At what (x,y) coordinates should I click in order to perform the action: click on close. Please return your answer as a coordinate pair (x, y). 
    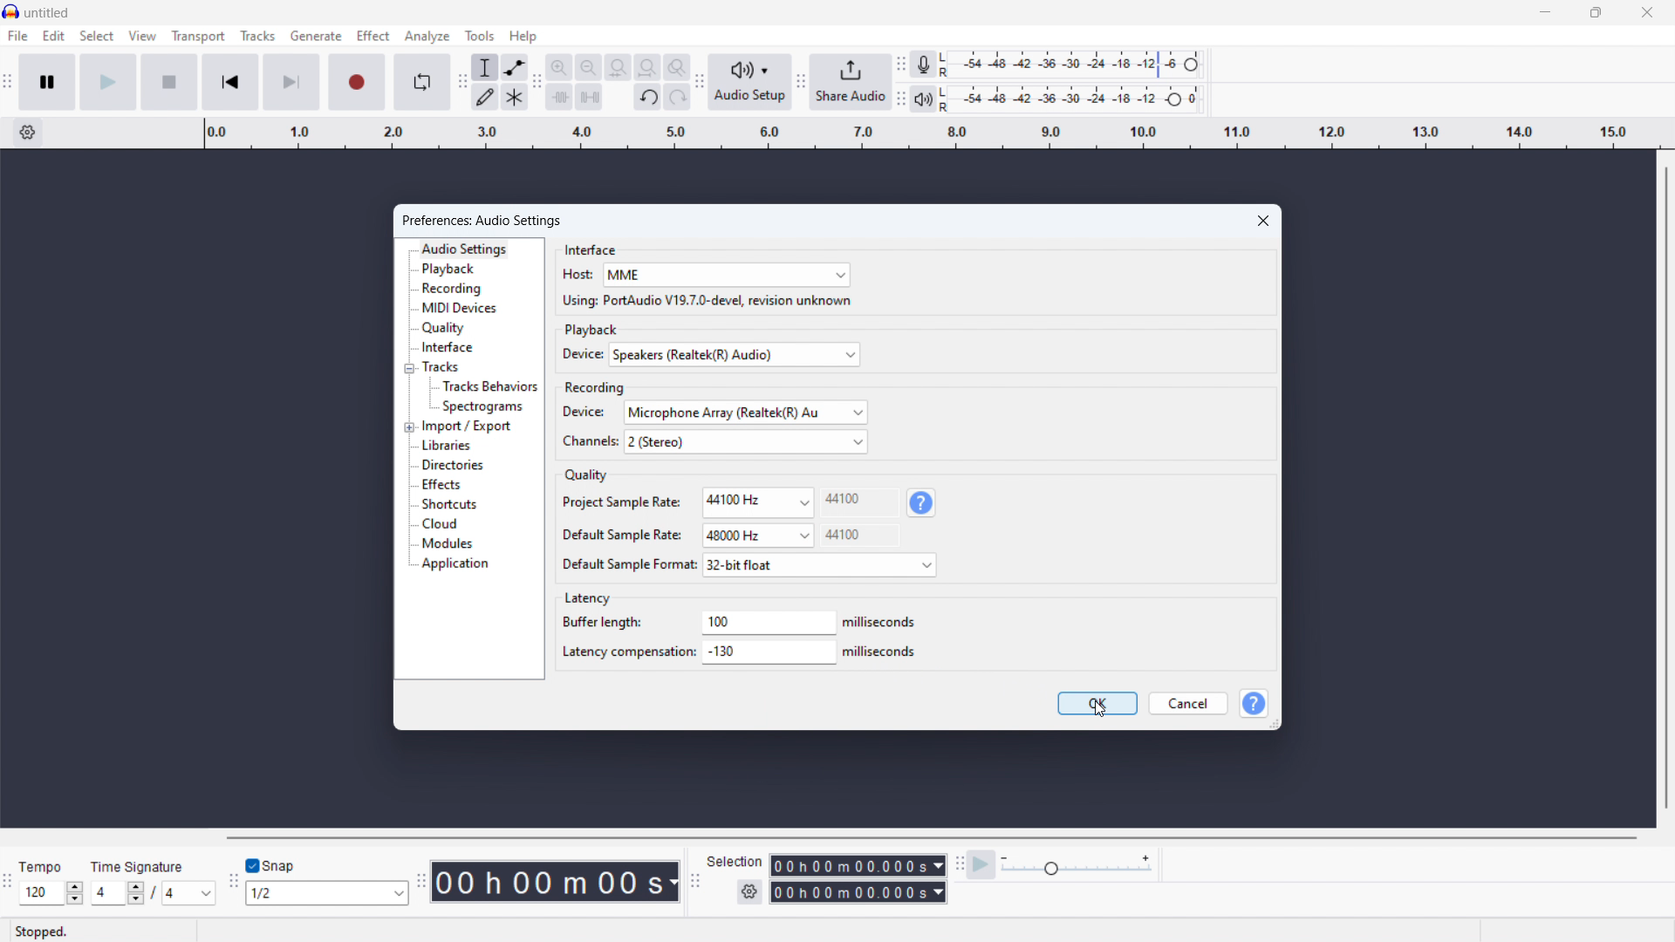
    Looking at the image, I should click on (1265, 220).